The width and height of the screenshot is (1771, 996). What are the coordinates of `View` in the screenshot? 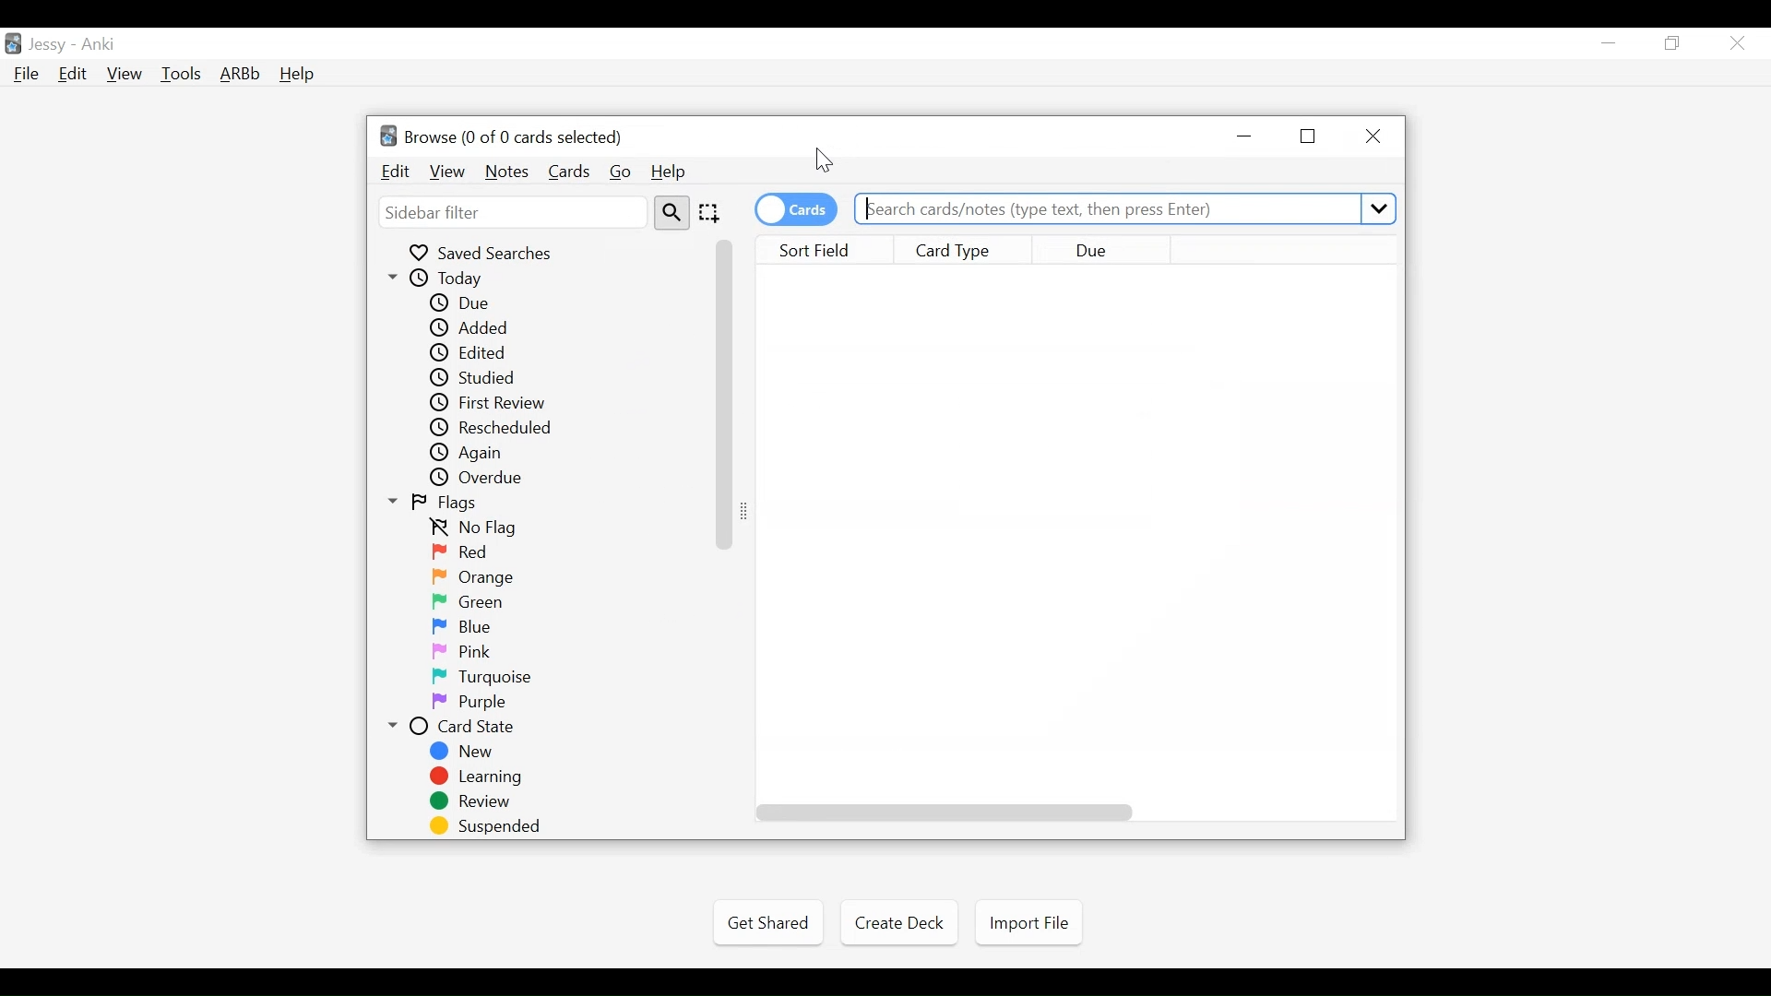 It's located at (125, 74).